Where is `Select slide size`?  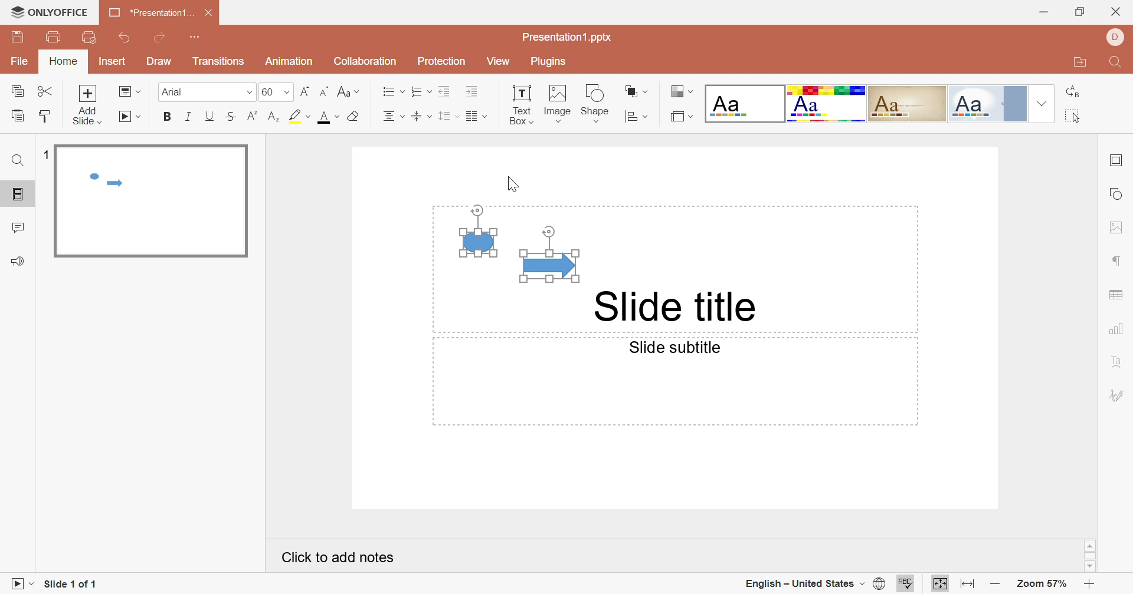
Select slide size is located at coordinates (683, 117).